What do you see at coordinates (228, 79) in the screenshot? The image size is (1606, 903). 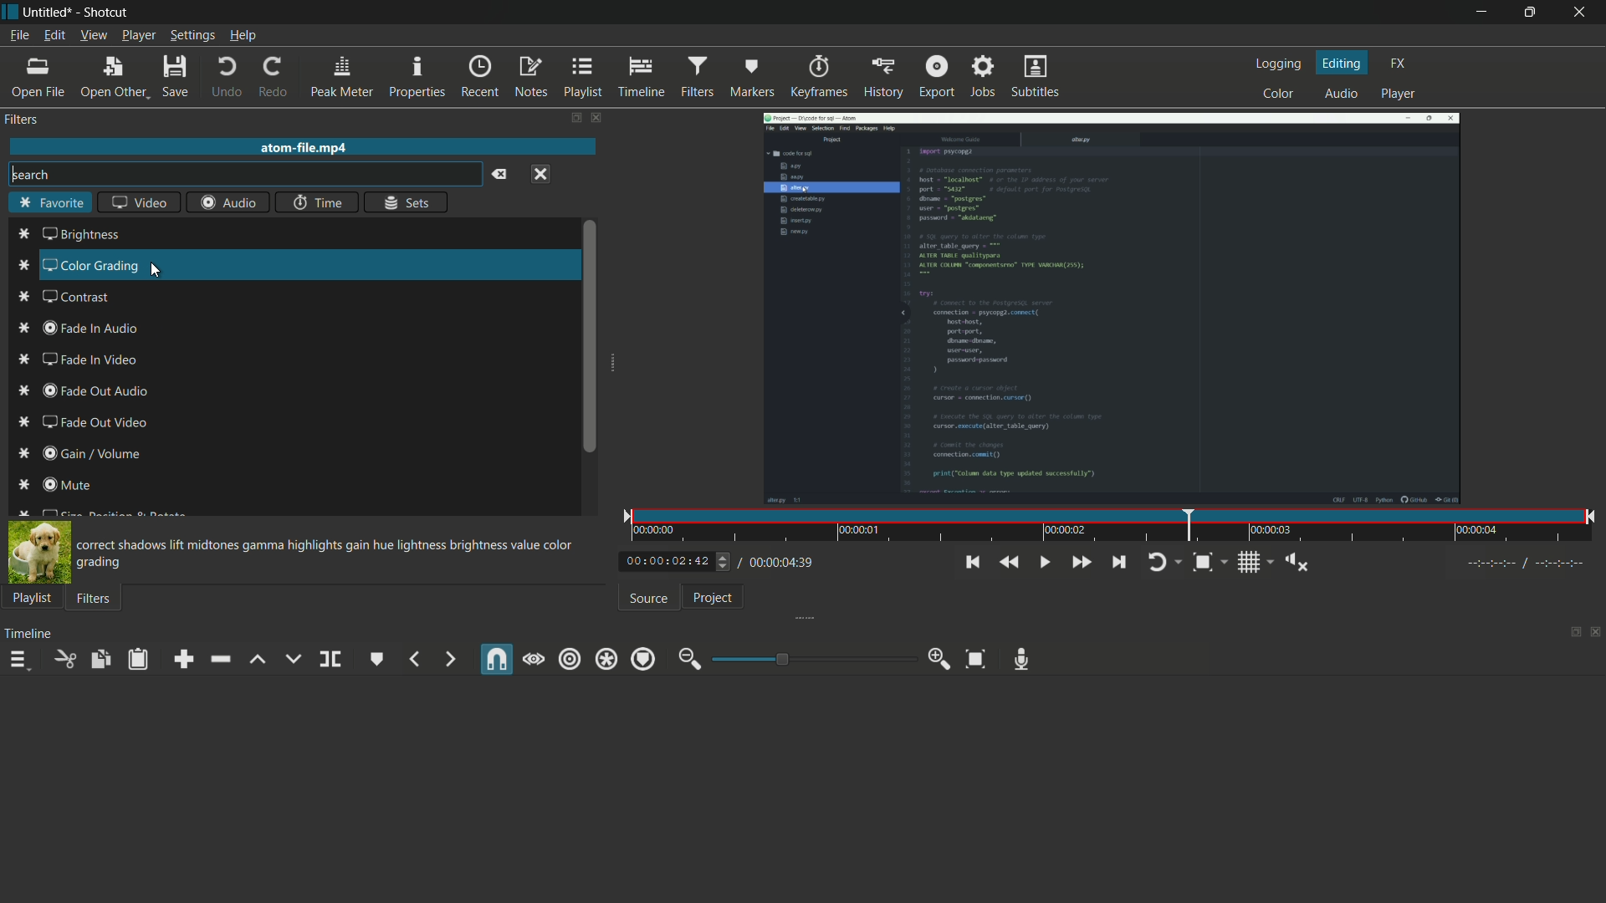 I see `undo` at bounding box center [228, 79].